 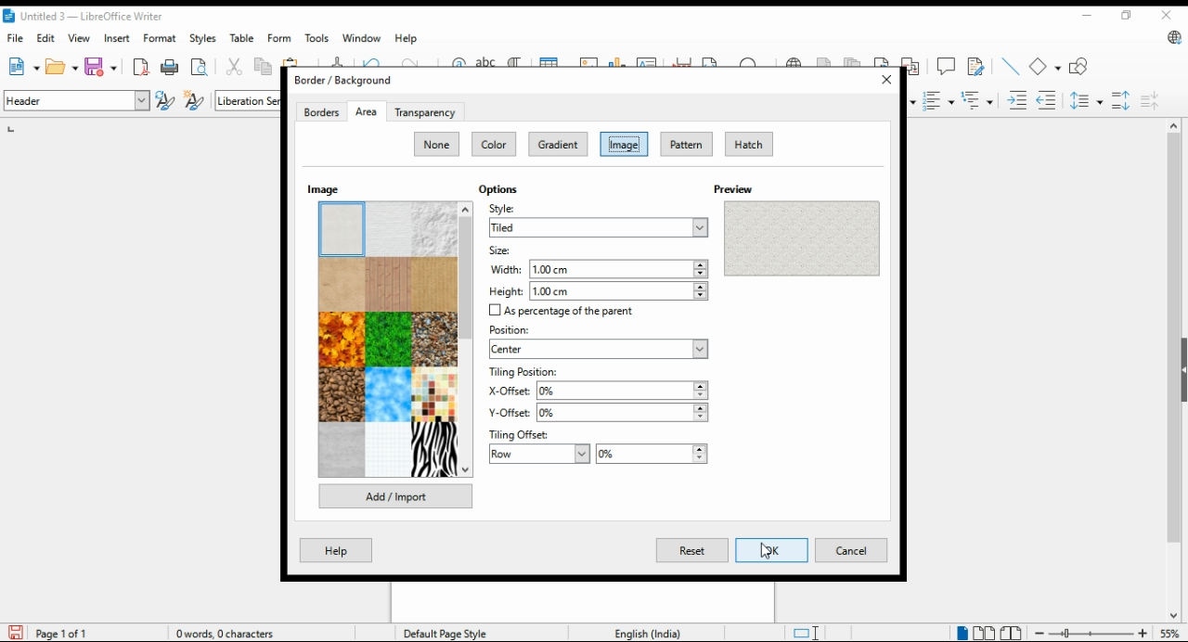 What do you see at coordinates (299, 61) in the screenshot?
I see `paste` at bounding box center [299, 61].